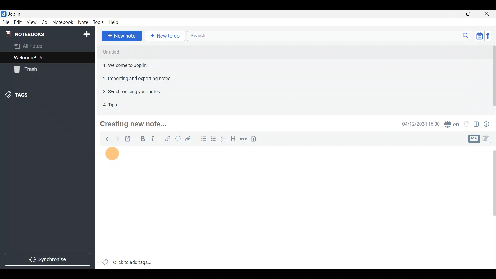  What do you see at coordinates (244, 140) in the screenshot?
I see `Horizontal rule` at bounding box center [244, 140].